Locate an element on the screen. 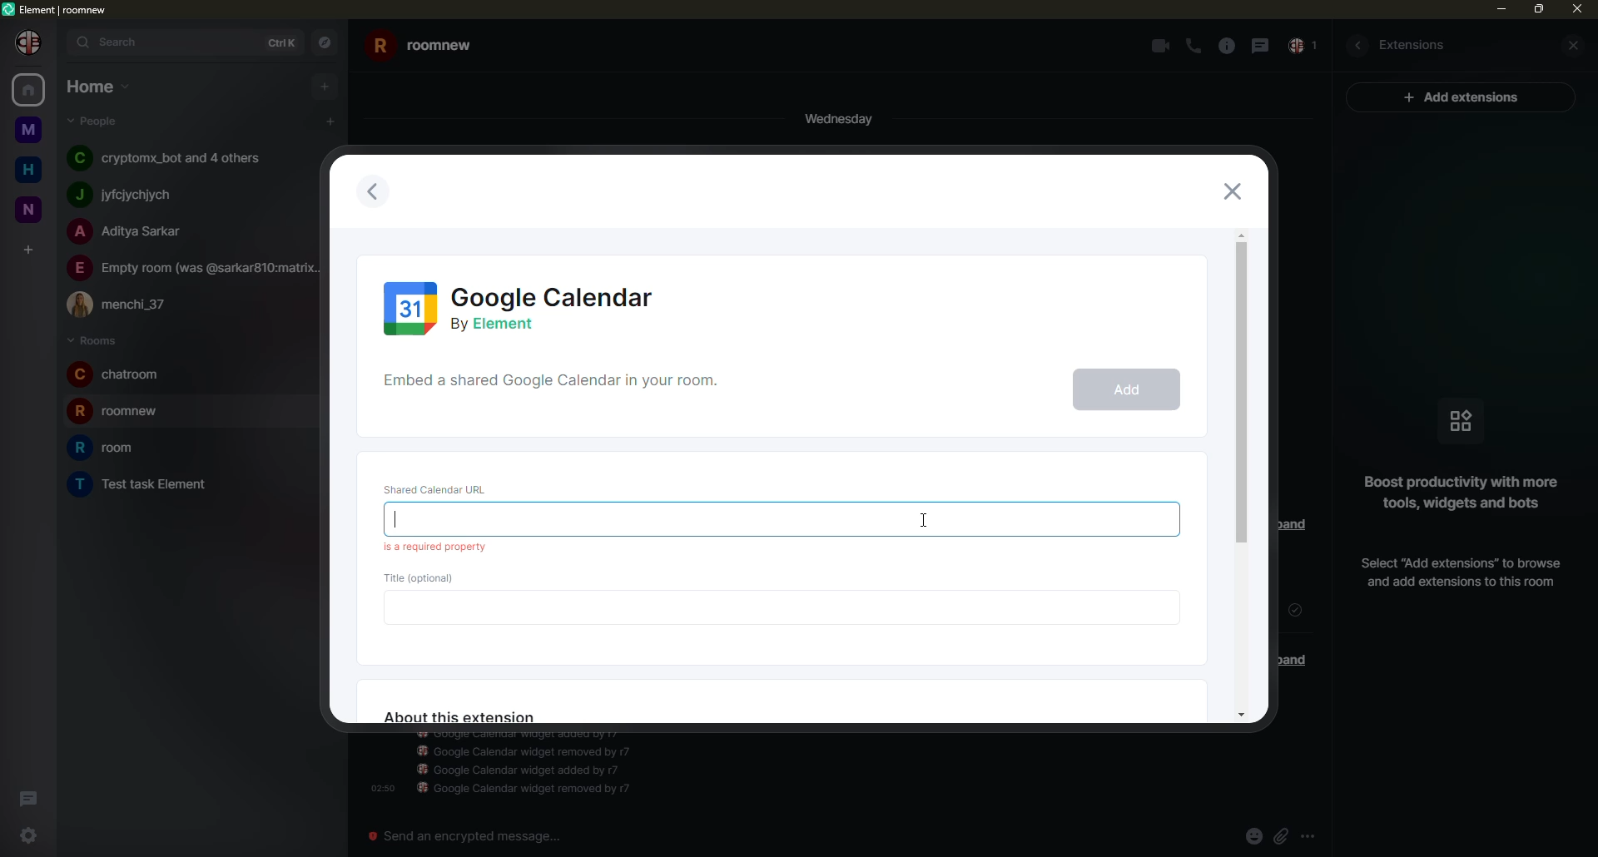 This screenshot has height=857, width=1598. people is located at coordinates (171, 159).